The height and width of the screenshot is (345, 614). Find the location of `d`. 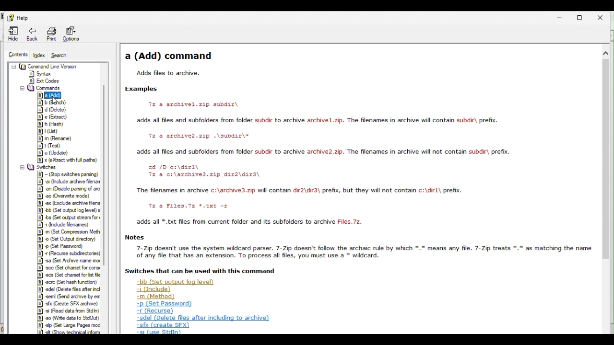

d is located at coordinates (54, 109).